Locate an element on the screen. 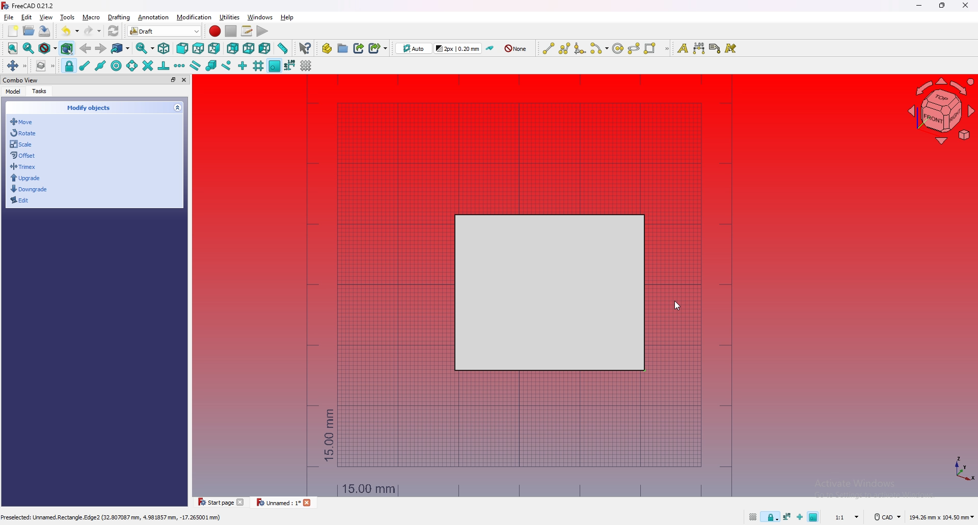 This screenshot has height=525, width=978. snap ortho is located at coordinates (799, 518).